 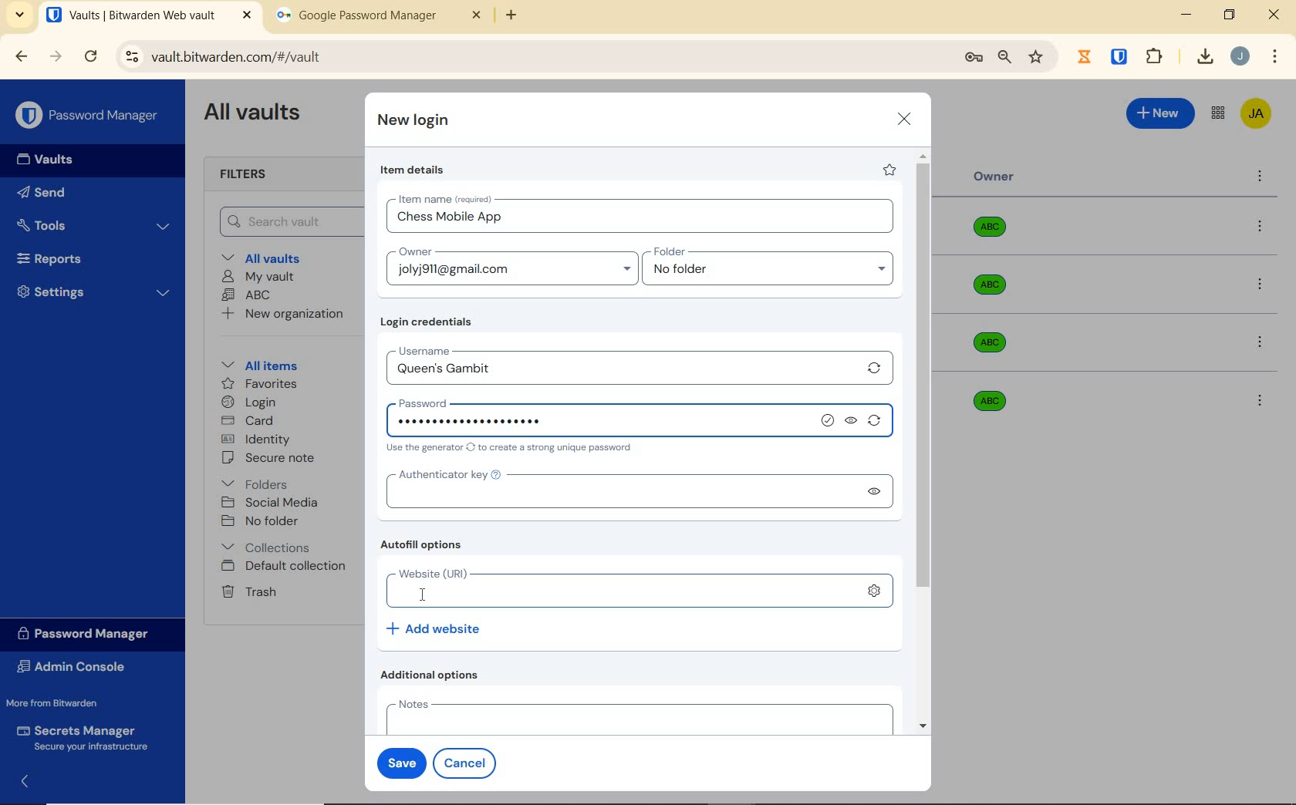 What do you see at coordinates (1263, 344) in the screenshot?
I see `option` at bounding box center [1263, 344].